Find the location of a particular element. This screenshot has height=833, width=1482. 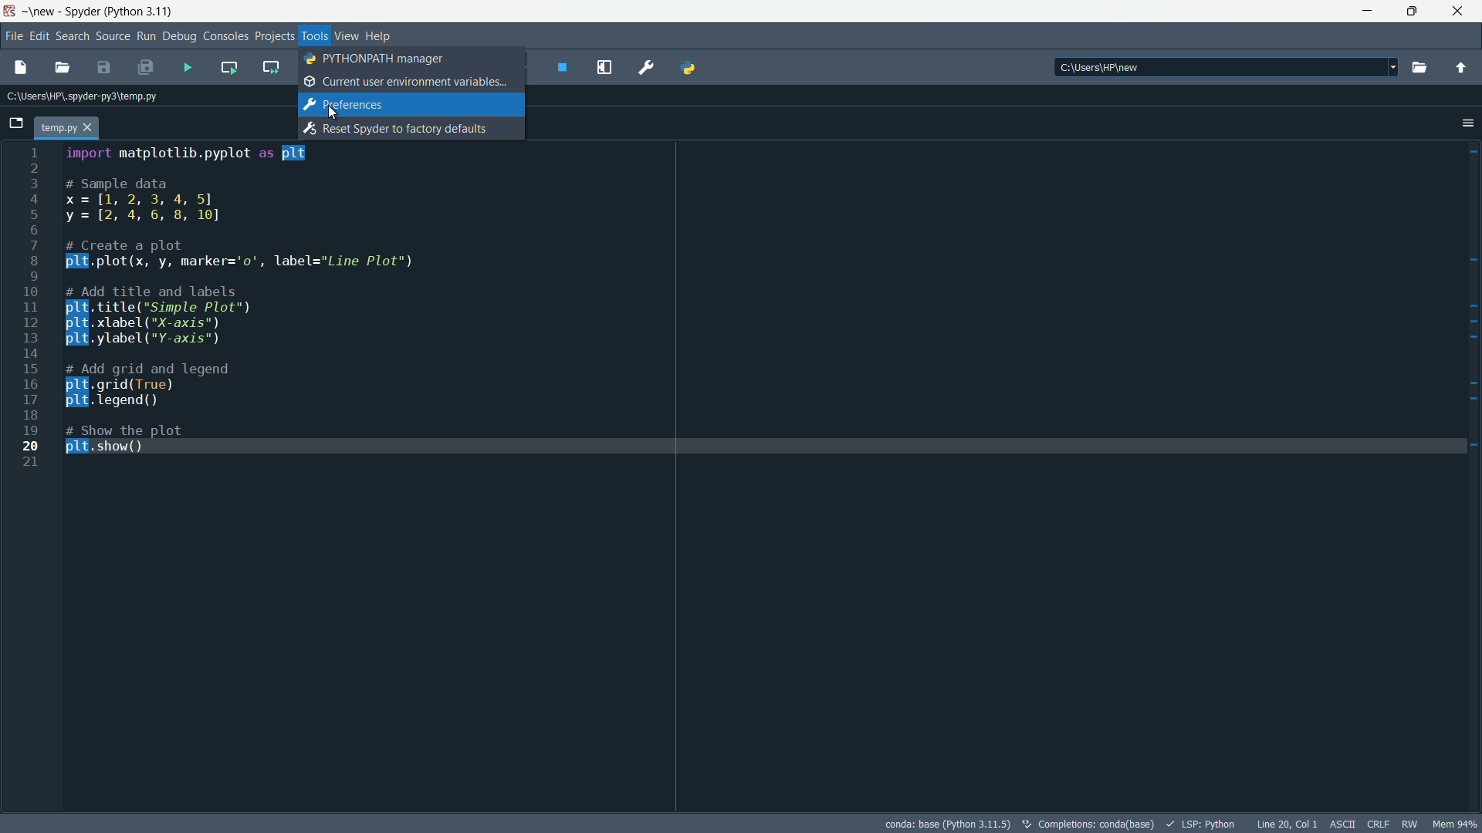

LSP:Python is located at coordinates (1202, 825).